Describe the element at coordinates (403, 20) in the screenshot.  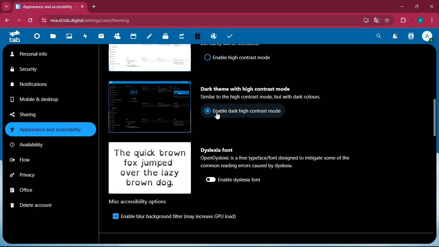
I see `extensions` at that location.